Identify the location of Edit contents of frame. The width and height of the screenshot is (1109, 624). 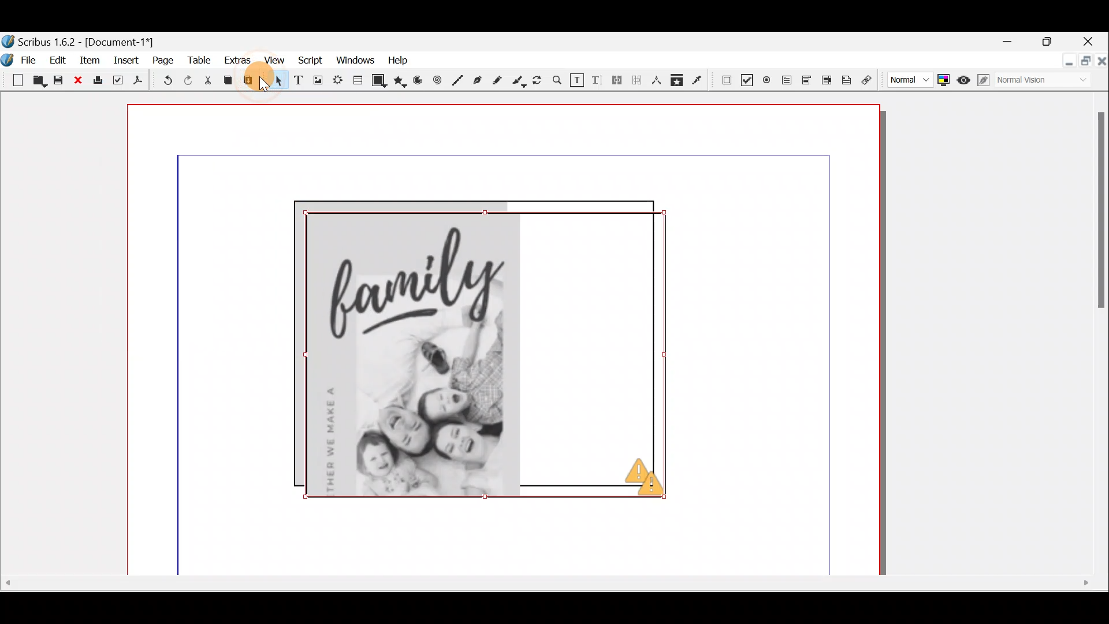
(577, 80).